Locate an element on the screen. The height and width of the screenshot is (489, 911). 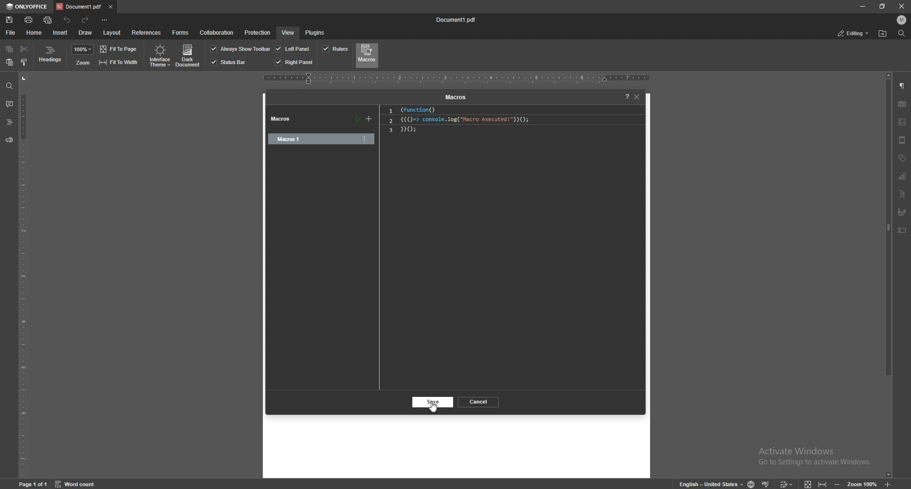
profile is located at coordinates (902, 20).